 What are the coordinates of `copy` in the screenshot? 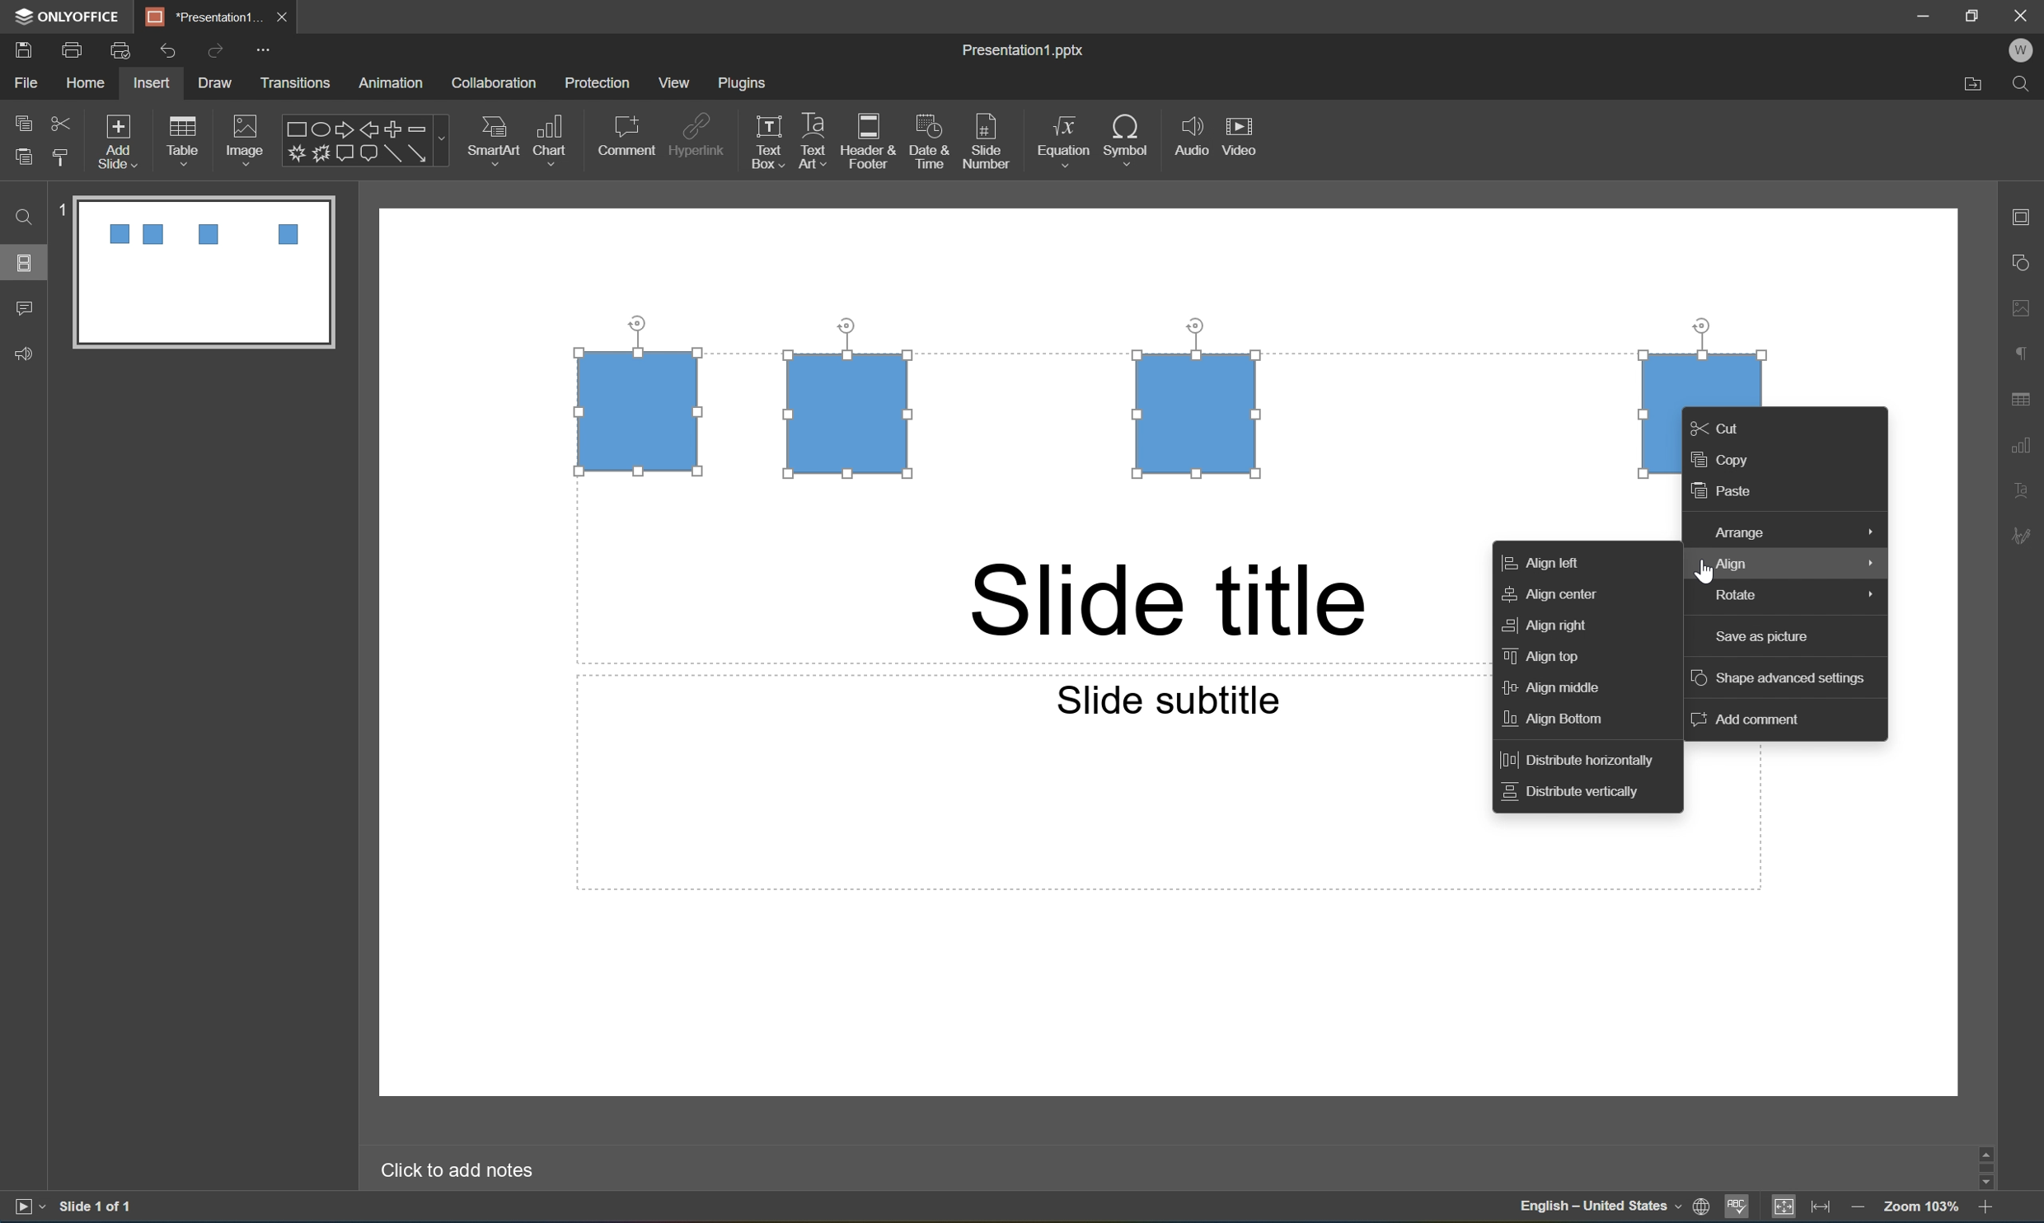 It's located at (1730, 461).